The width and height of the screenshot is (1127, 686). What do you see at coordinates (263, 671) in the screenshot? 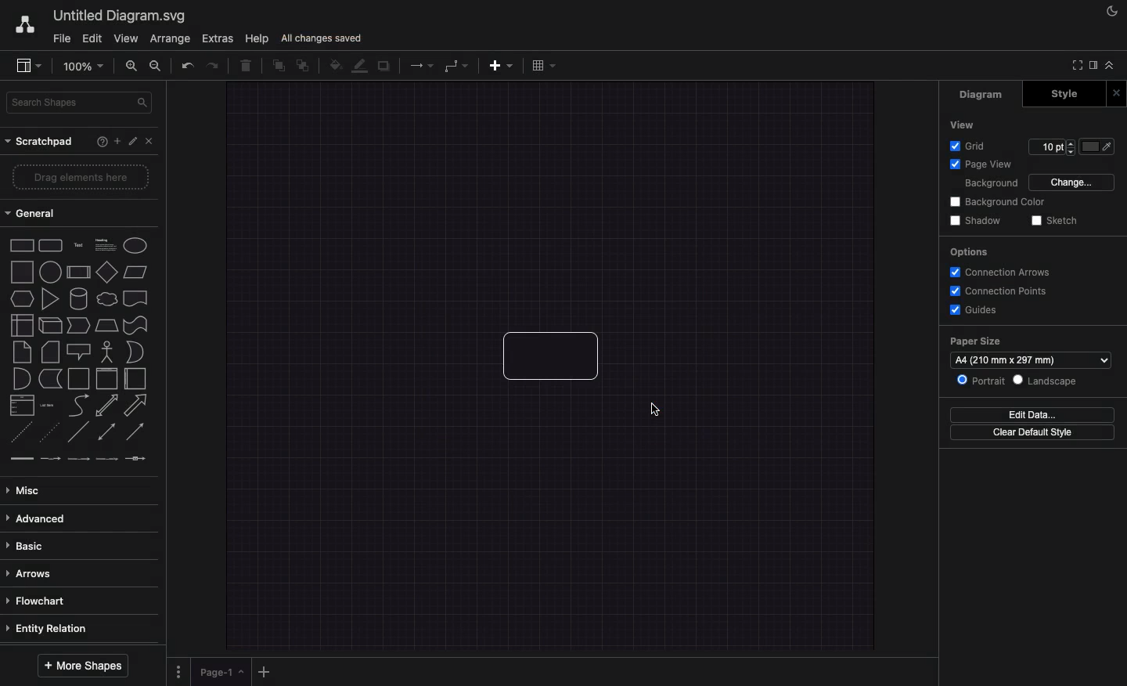
I see `Add` at bounding box center [263, 671].